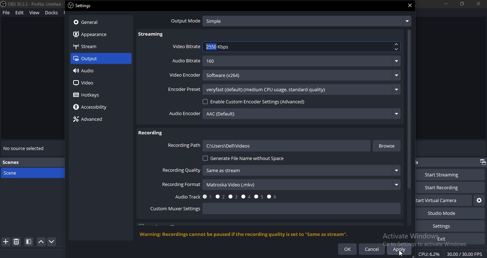 This screenshot has height=258, width=487. Describe the element at coordinates (445, 175) in the screenshot. I see `start streaming` at that location.